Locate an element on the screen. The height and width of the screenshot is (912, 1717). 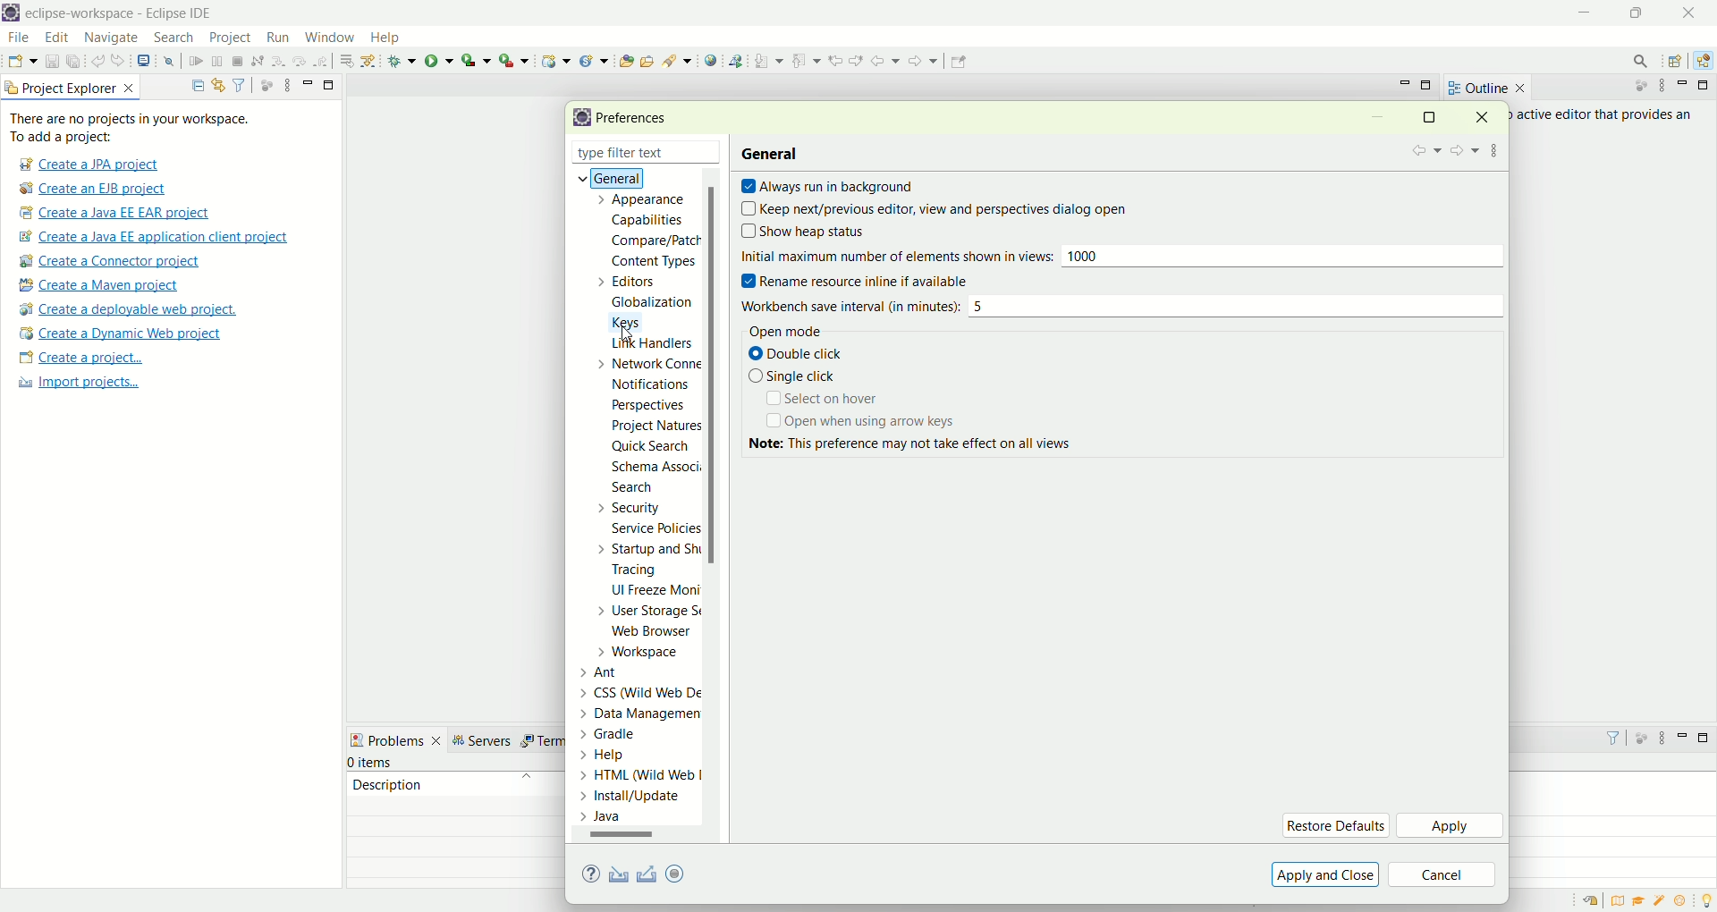
initial maximum number of elements shown in views 1000 is located at coordinates (1120, 259).